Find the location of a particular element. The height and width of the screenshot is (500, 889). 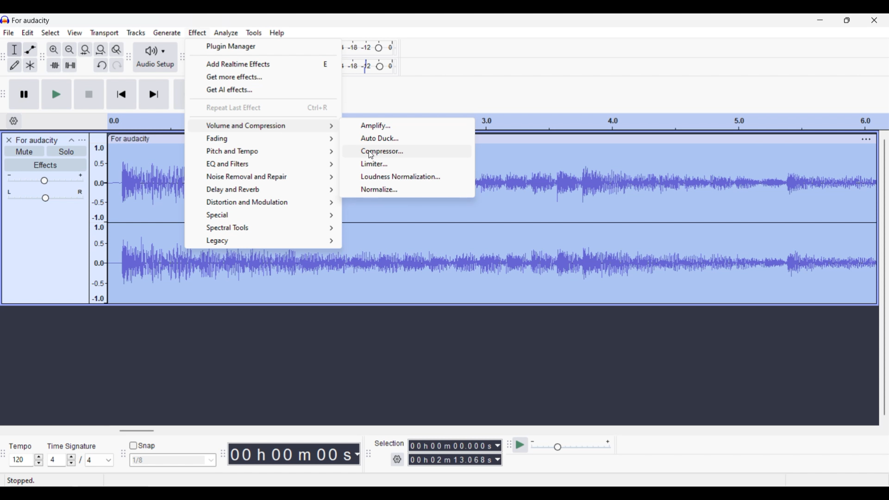

Spectral tool is located at coordinates (264, 228).